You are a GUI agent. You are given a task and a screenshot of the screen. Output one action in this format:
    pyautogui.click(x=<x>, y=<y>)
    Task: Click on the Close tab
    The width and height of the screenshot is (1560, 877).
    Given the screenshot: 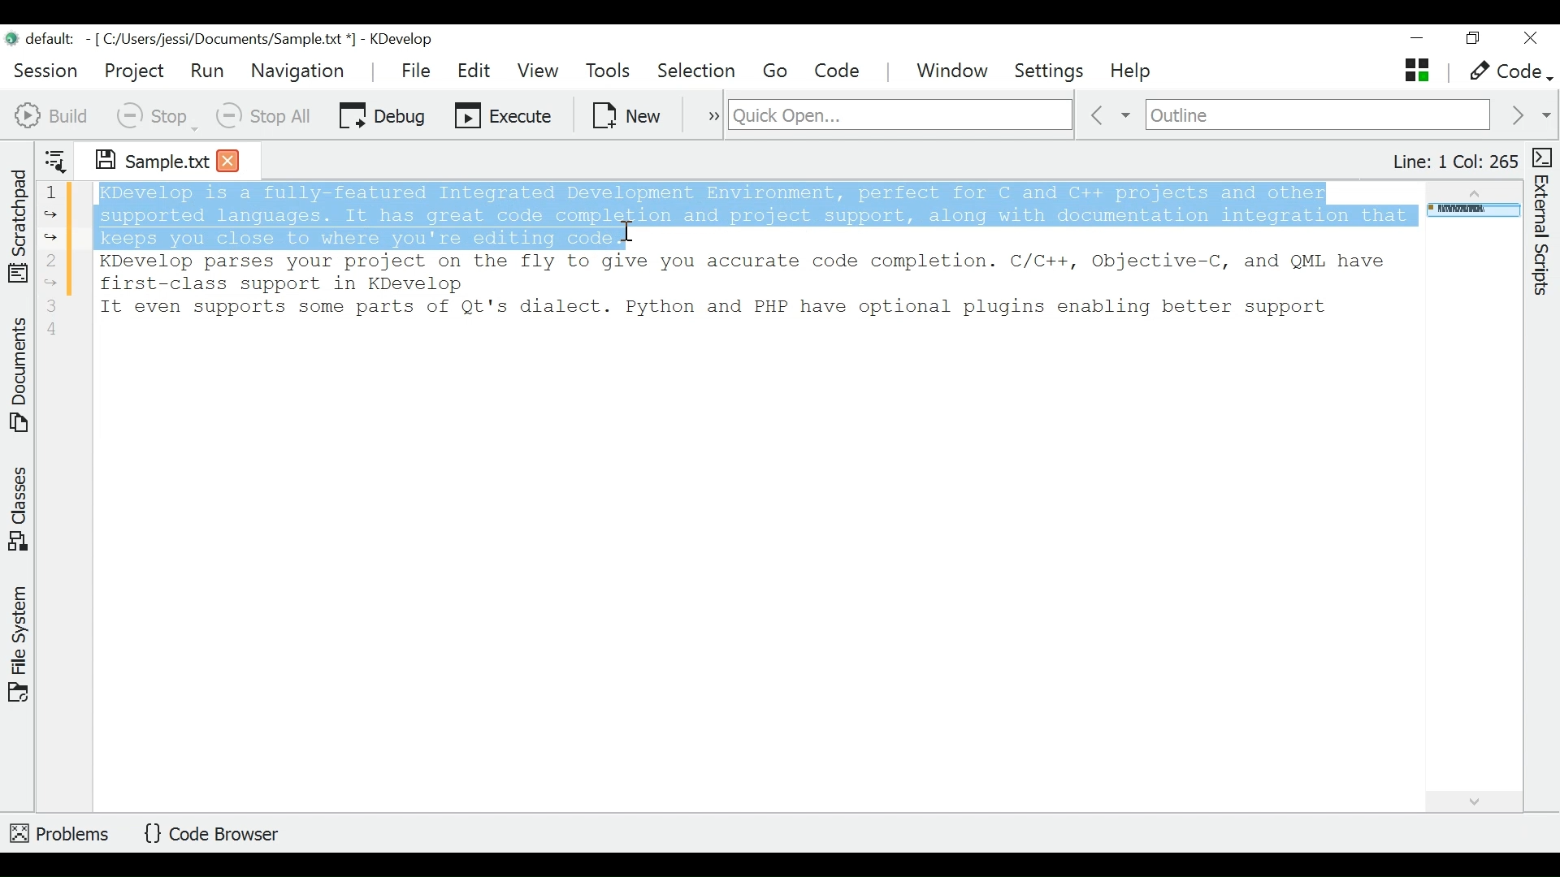 What is the action you would take?
    pyautogui.click(x=228, y=159)
    